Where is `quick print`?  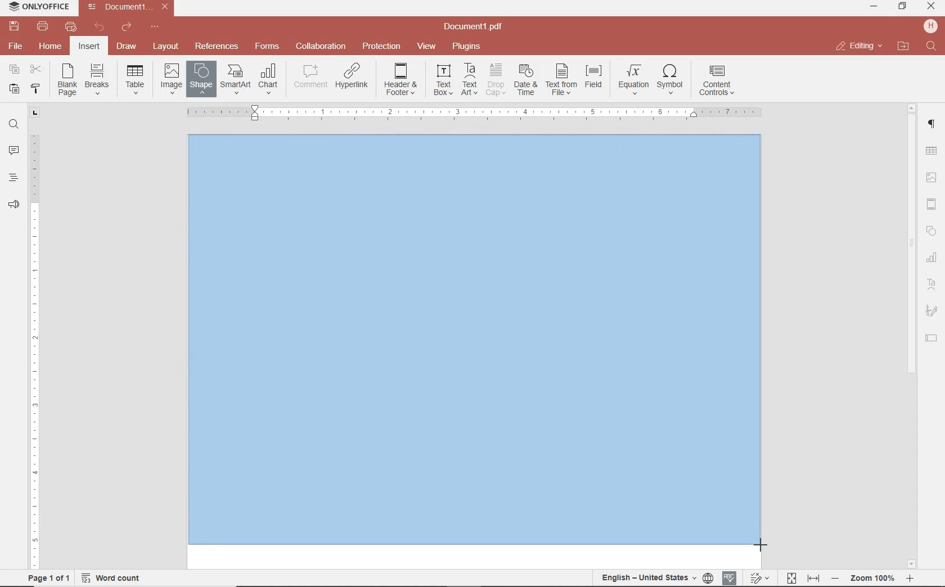 quick print is located at coordinates (70, 26).